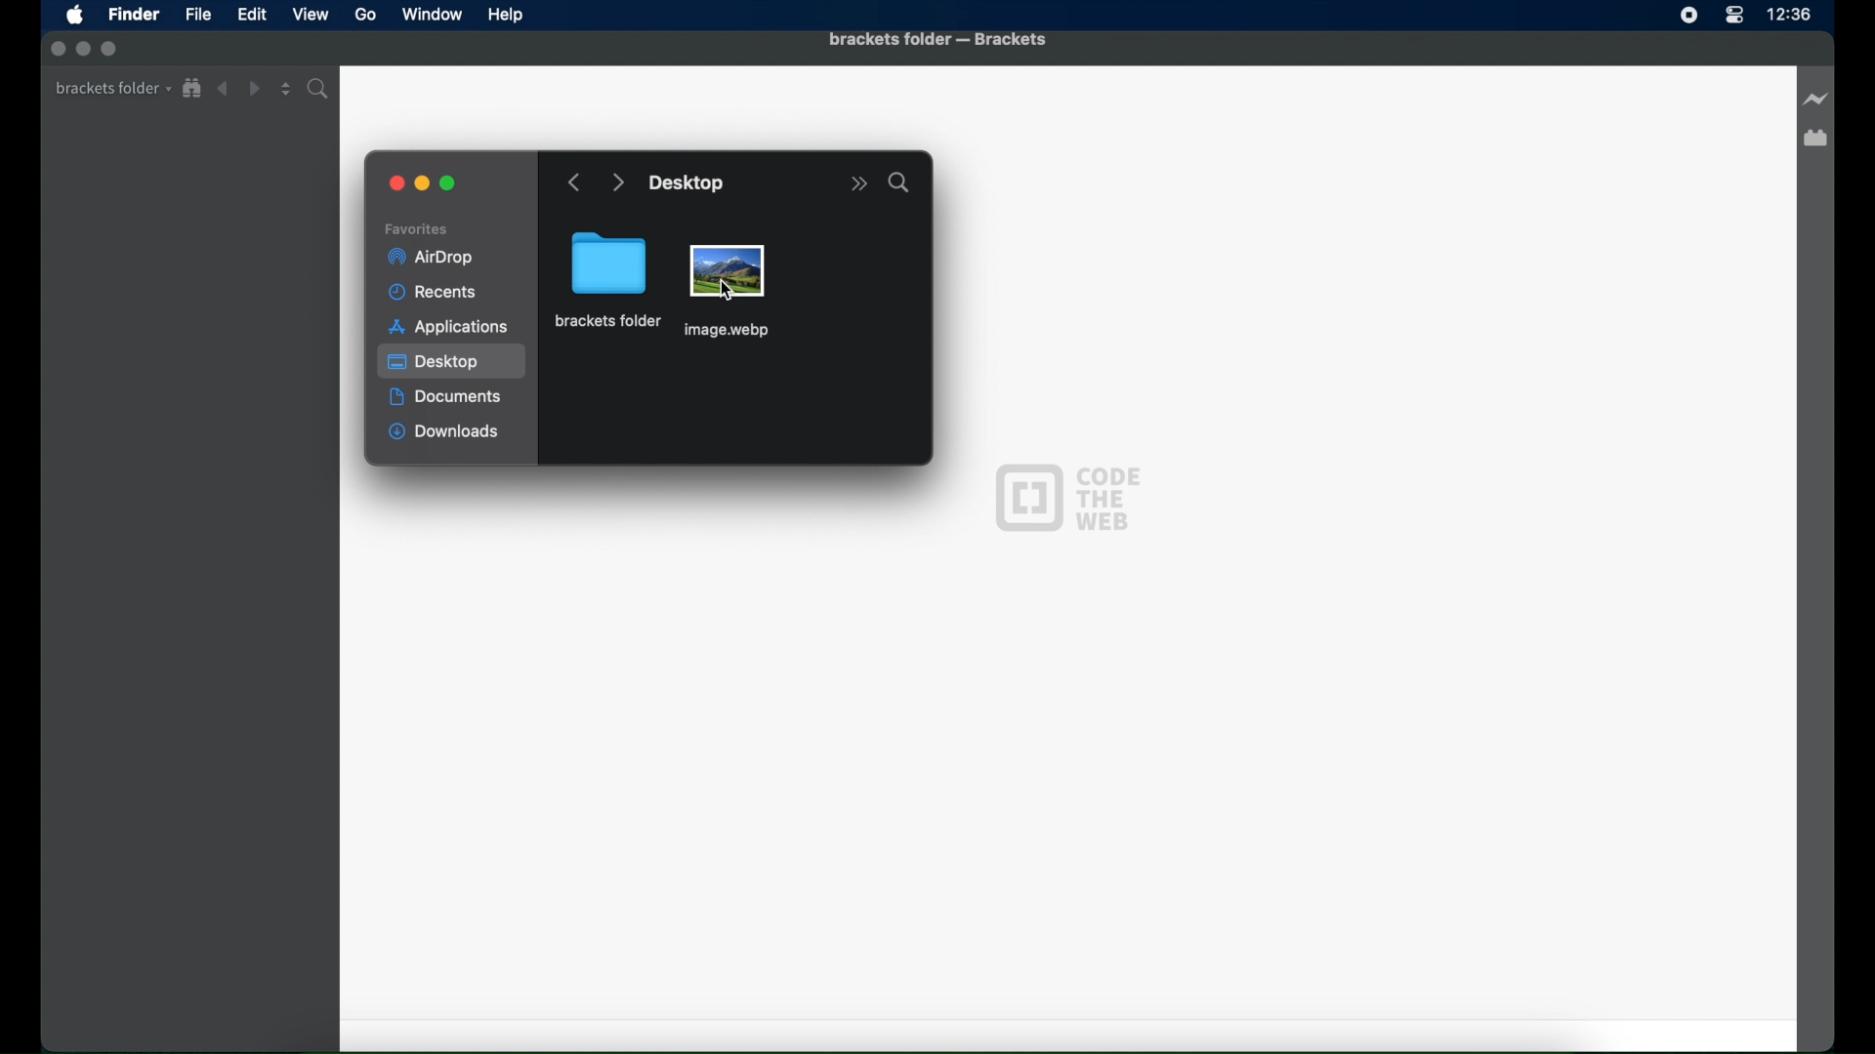 The image size is (1875, 1054). What do you see at coordinates (437, 293) in the screenshot?
I see `recents` at bounding box center [437, 293].